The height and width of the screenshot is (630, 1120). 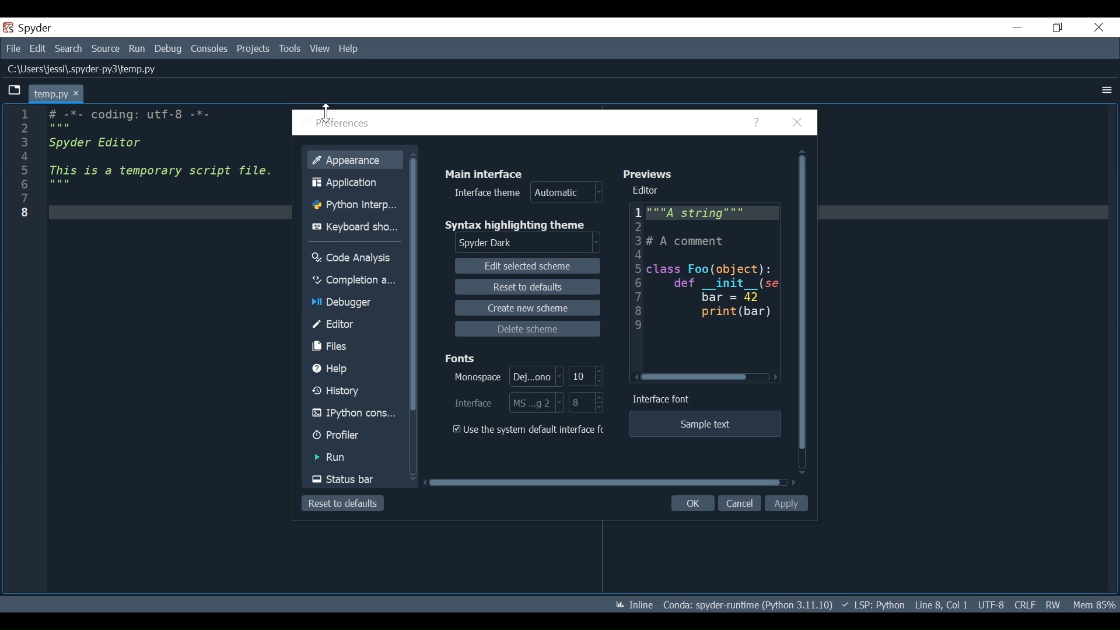 I want to click on Select Syntax highlighting theme, so click(x=528, y=244).